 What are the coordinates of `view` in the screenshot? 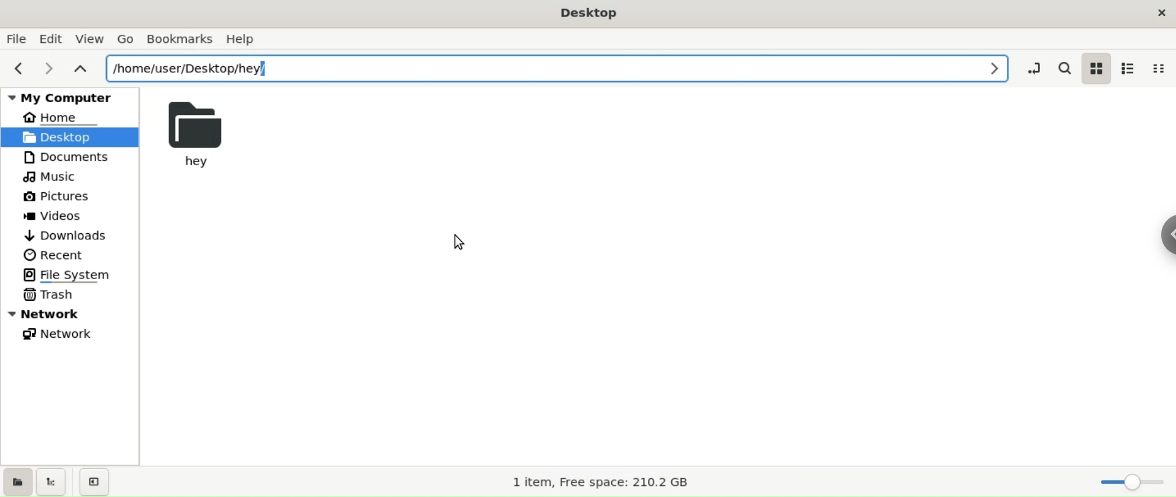 It's located at (91, 39).